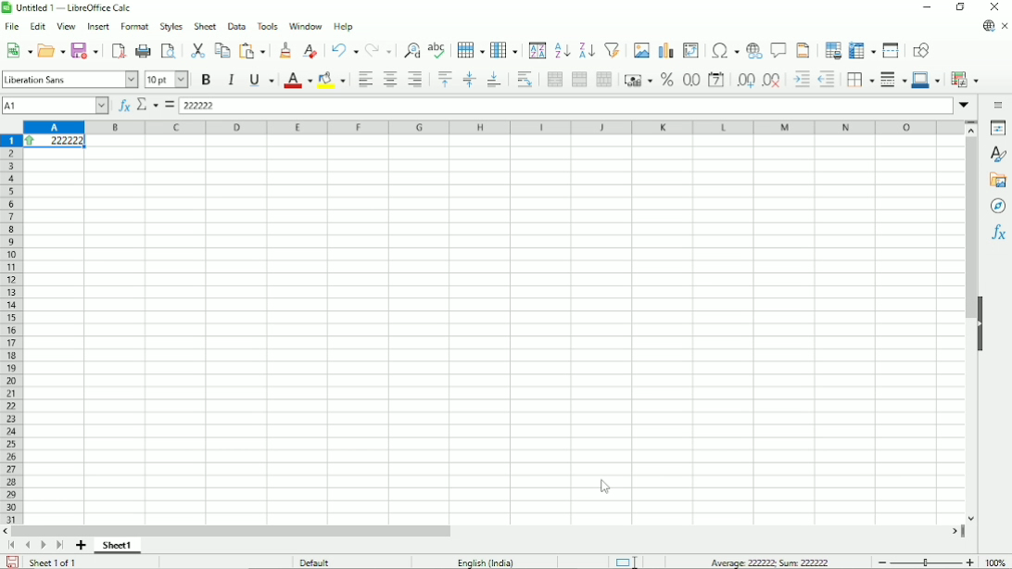 The image size is (1012, 569). I want to click on Properties, so click(998, 129).